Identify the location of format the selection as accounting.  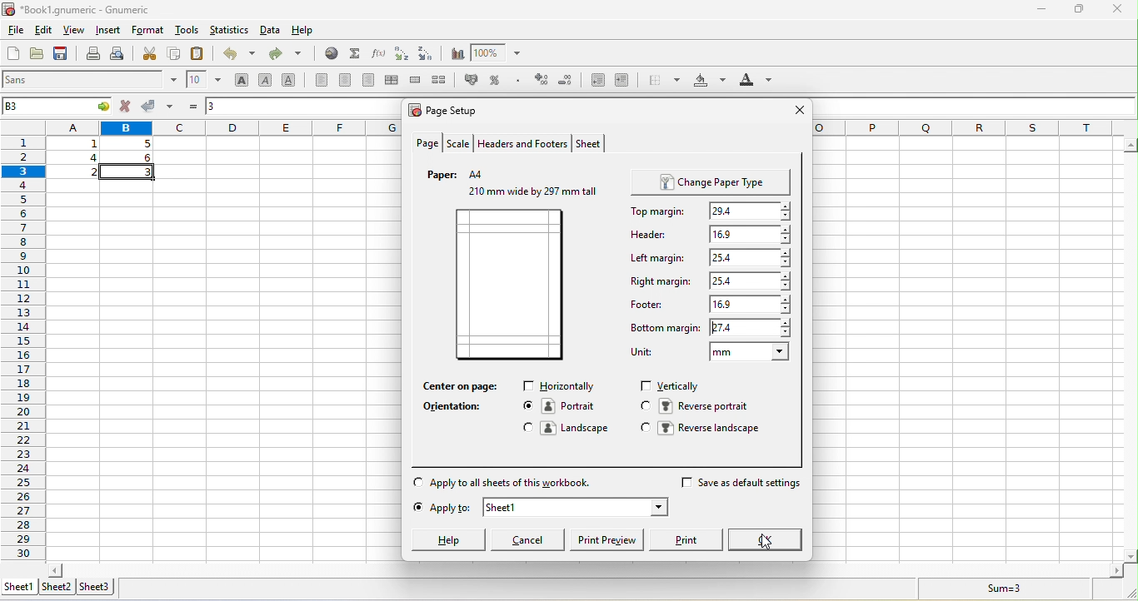
(473, 79).